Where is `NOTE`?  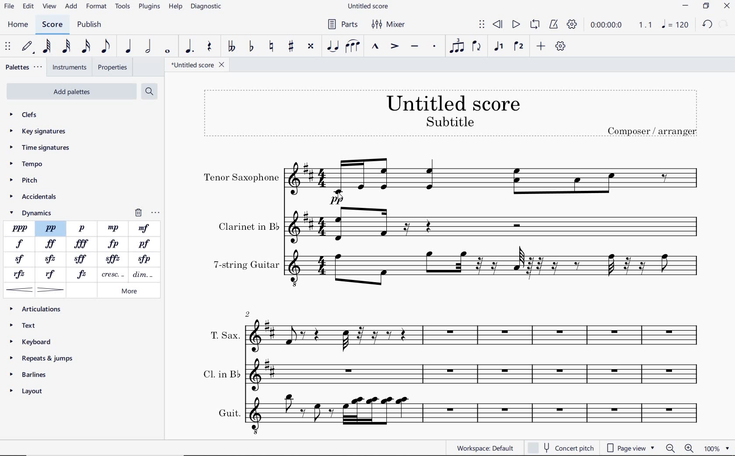 NOTE is located at coordinates (675, 25).